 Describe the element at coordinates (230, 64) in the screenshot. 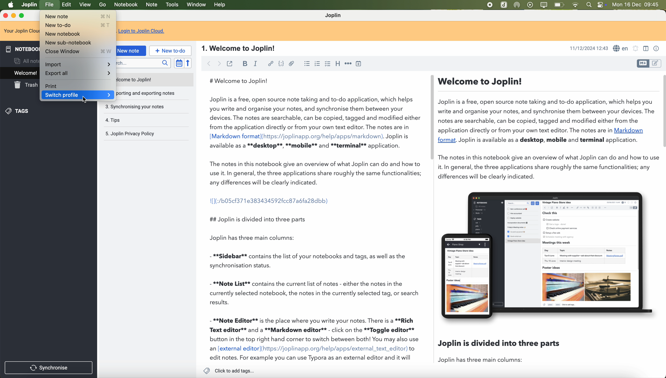

I see `toggle external editing` at that location.